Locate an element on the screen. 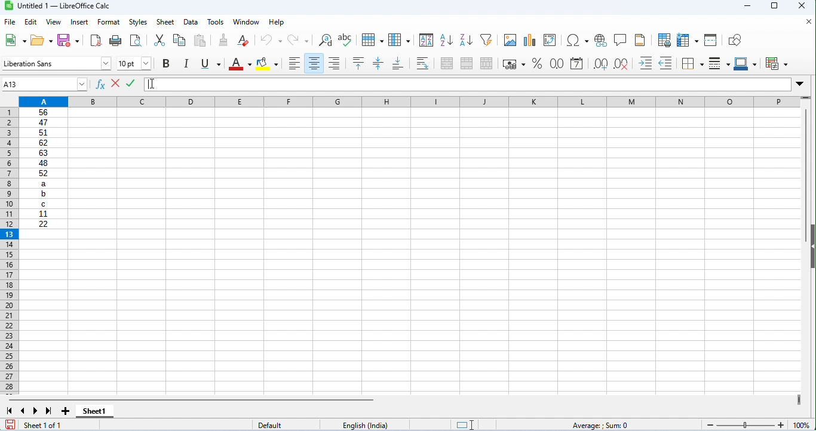 This screenshot has height=431, width=816. how draw functions is located at coordinates (736, 40).